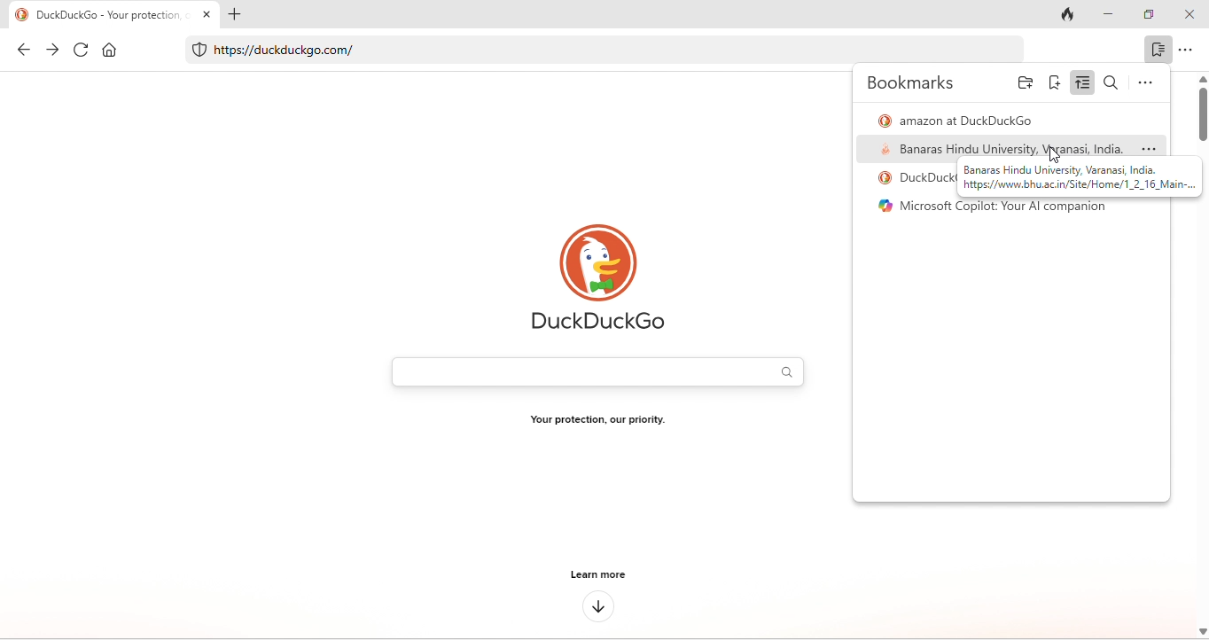 The image size is (1209, 640). What do you see at coordinates (77, 51) in the screenshot?
I see `refresh` at bounding box center [77, 51].